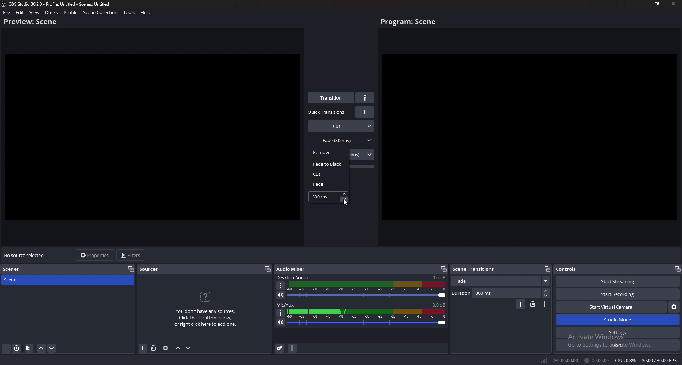  Describe the element at coordinates (332, 98) in the screenshot. I see `transition` at that location.